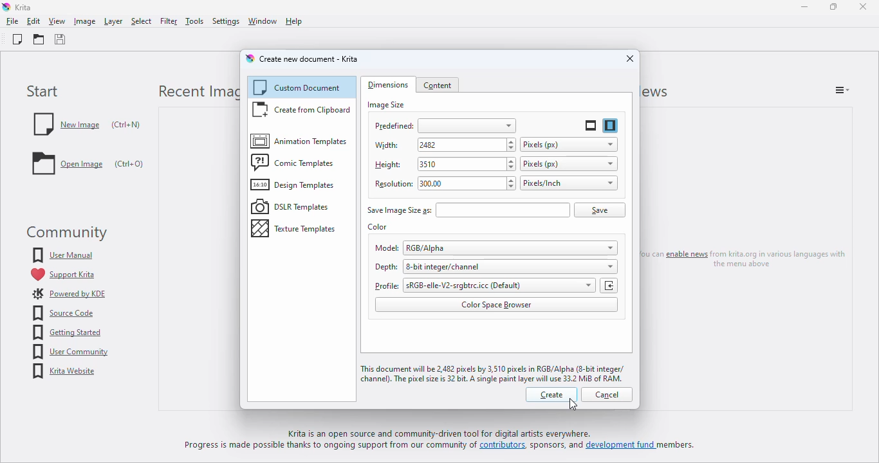 Image resolution: width=879 pixels, height=463 pixels. Describe the element at coordinates (606, 247) in the screenshot. I see `Model drop down` at that location.